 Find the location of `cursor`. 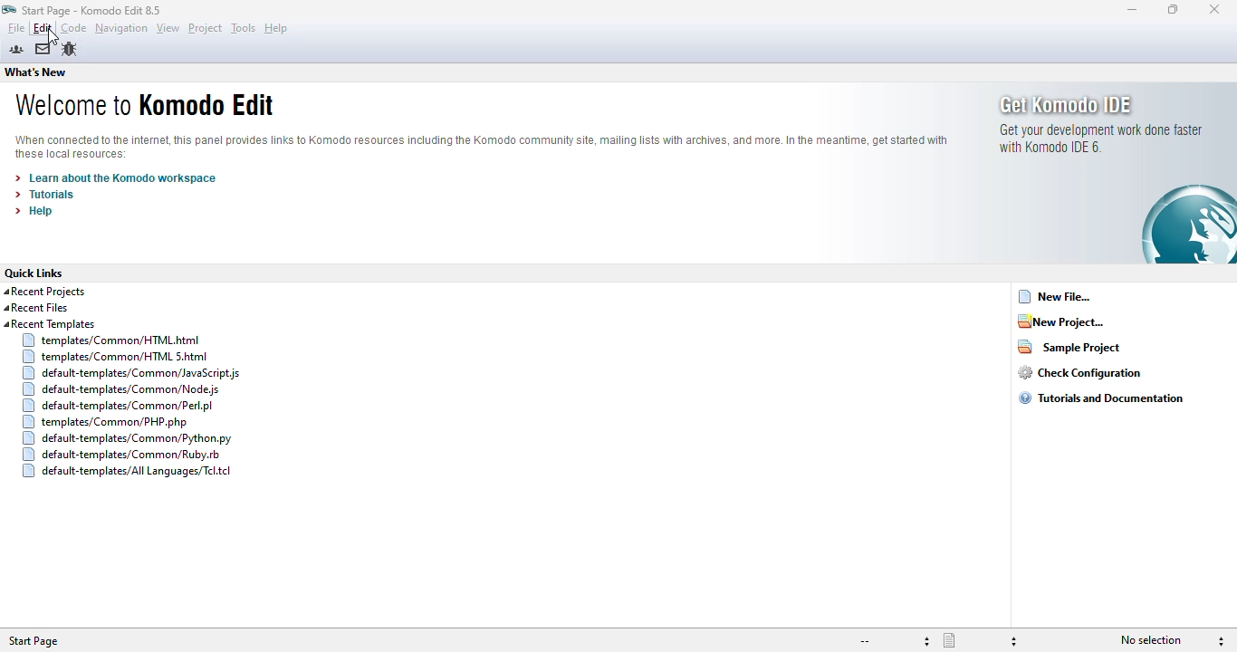

cursor is located at coordinates (53, 38).